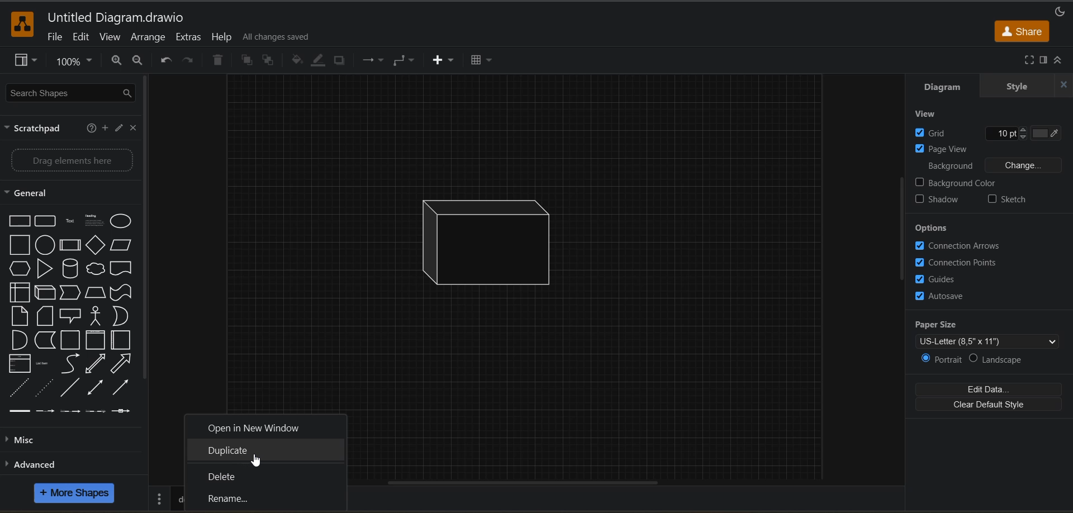  I want to click on autosave, so click(943, 297).